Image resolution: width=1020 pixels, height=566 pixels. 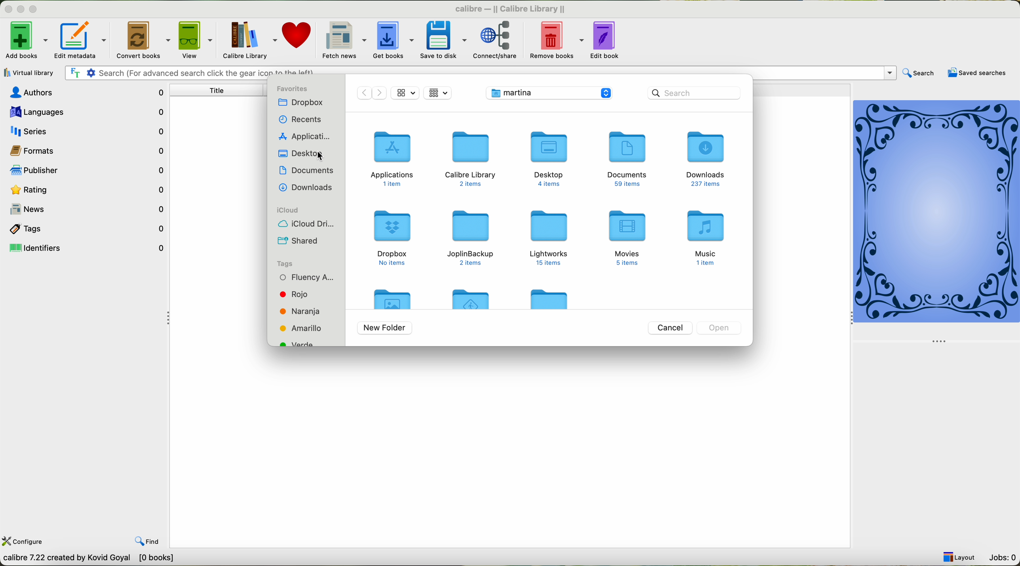 I want to click on dropbox, so click(x=391, y=236).